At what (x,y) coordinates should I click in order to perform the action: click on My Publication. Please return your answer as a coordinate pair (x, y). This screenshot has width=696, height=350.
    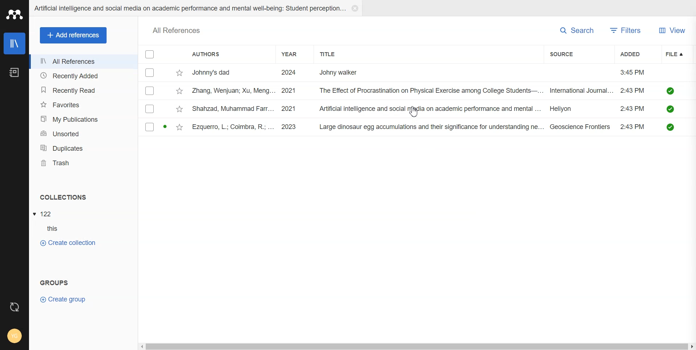
    Looking at the image, I should click on (83, 119).